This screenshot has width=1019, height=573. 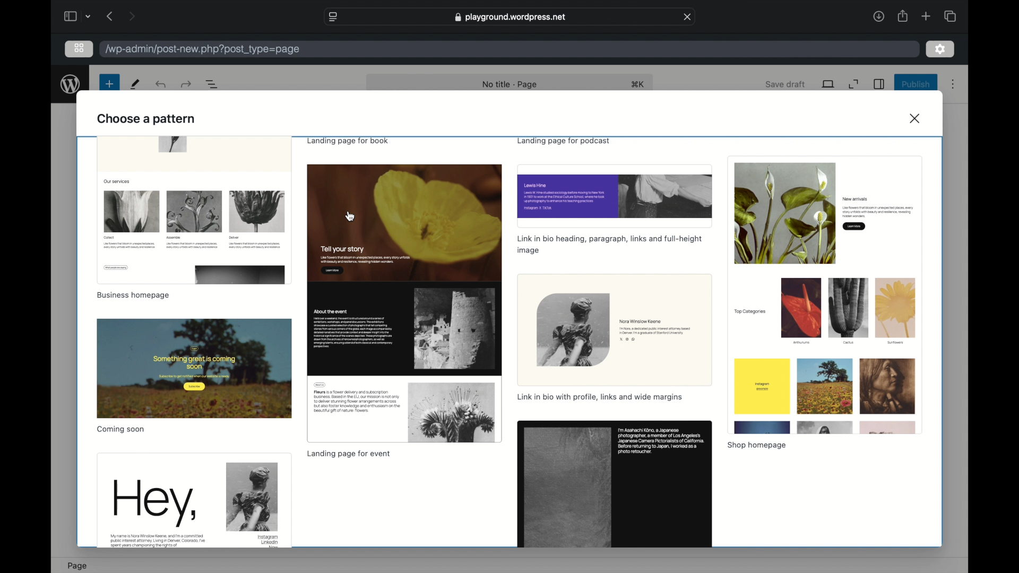 I want to click on shortcut, so click(x=638, y=84).